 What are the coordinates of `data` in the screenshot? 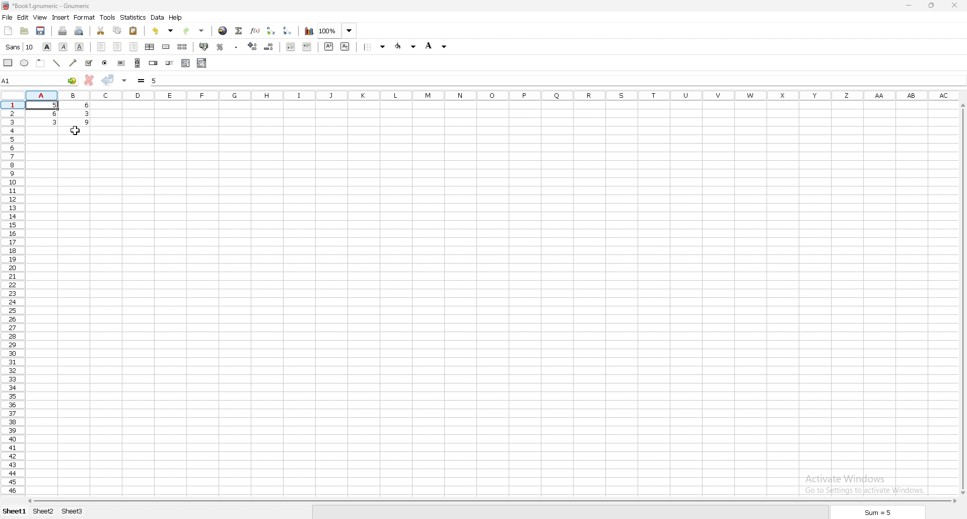 It's located at (157, 18).